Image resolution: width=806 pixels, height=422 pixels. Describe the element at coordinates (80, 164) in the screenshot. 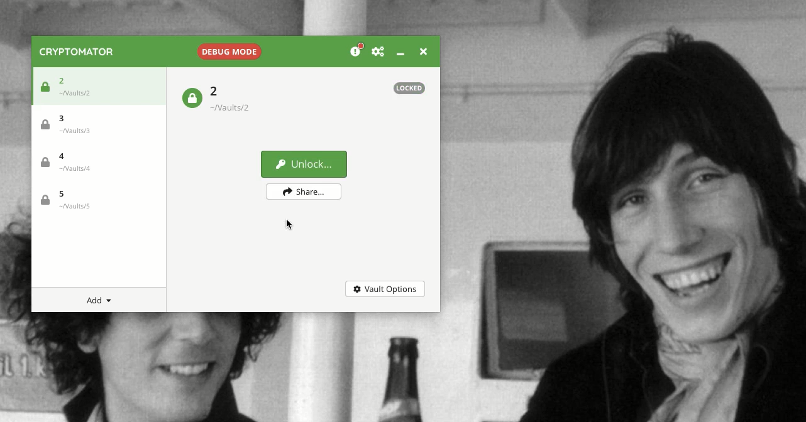

I see `Vault 4` at that location.